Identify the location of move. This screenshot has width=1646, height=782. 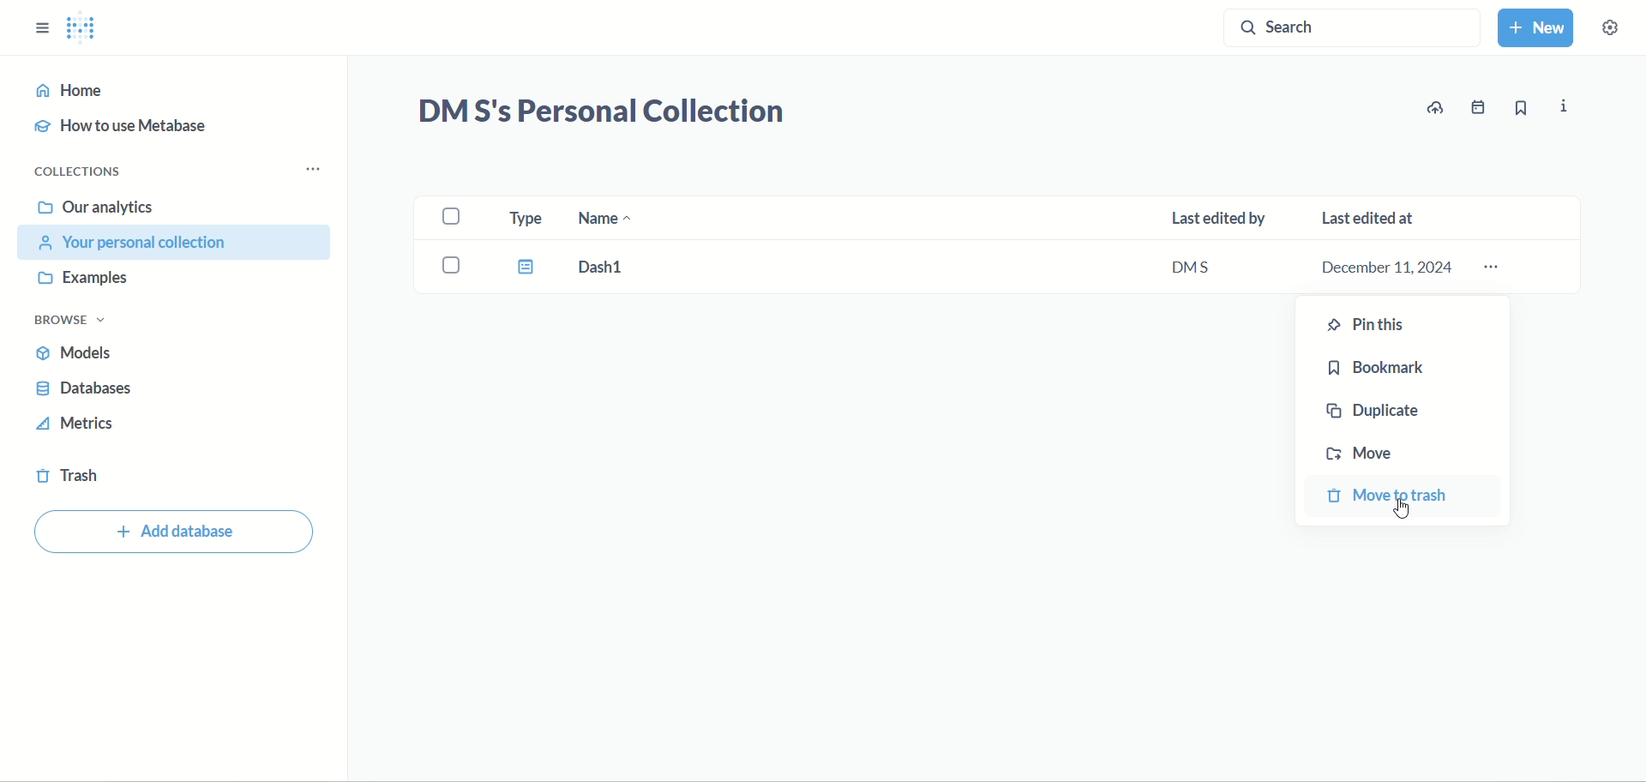
(1372, 454).